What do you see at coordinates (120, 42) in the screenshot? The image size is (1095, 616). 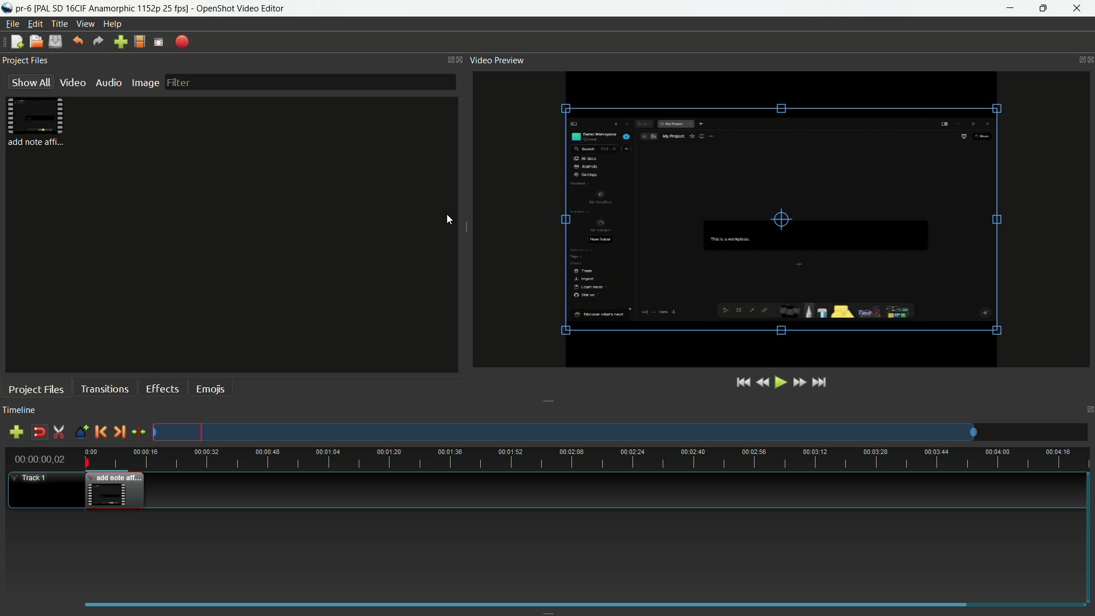 I see `import file` at bounding box center [120, 42].